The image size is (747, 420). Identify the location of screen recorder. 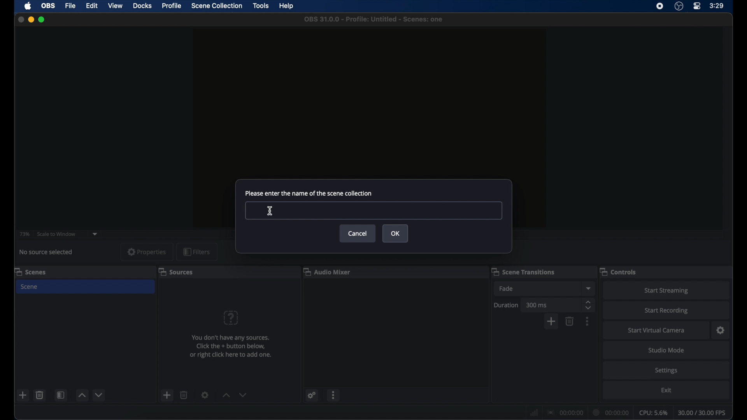
(660, 6).